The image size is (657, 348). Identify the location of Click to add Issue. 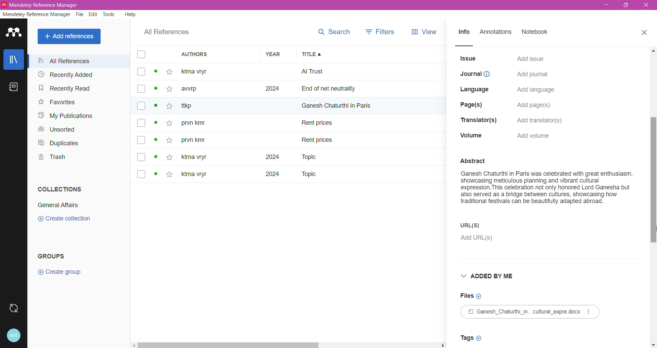
(531, 58).